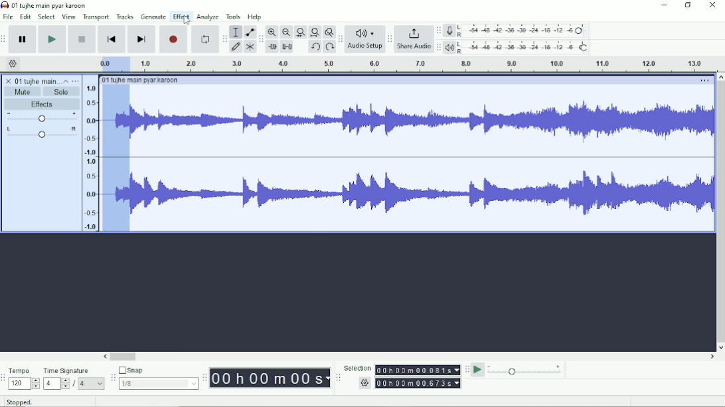 This screenshot has height=407, width=725. Describe the element at coordinates (479, 370) in the screenshot. I see `Play-at-speed` at that location.